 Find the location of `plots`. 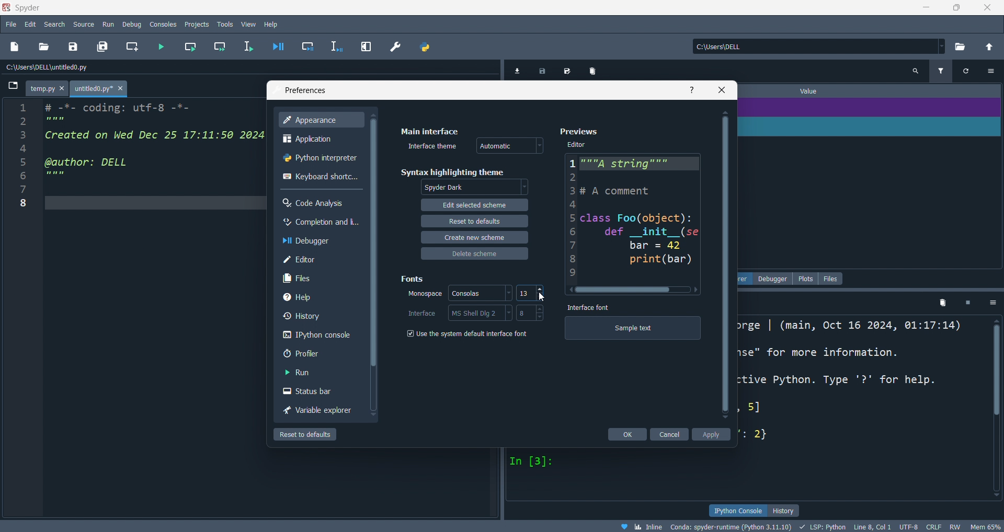

plots is located at coordinates (807, 277).